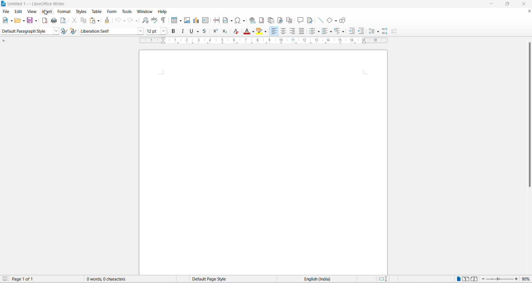  Describe the element at coordinates (517, 279) in the screenshot. I see `increase` at that location.